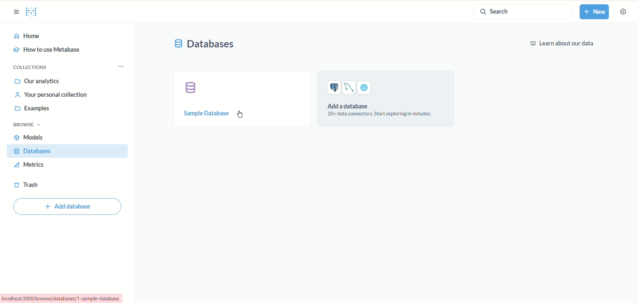 The height and width of the screenshot is (303, 637). Describe the element at coordinates (386, 98) in the screenshot. I see `add a database` at that location.